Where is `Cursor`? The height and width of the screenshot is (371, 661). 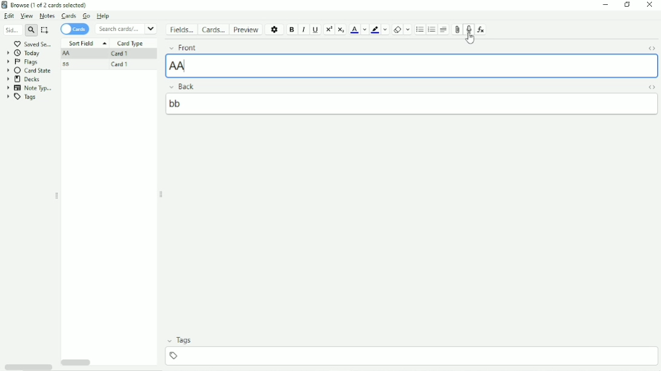
Cursor is located at coordinates (470, 40).